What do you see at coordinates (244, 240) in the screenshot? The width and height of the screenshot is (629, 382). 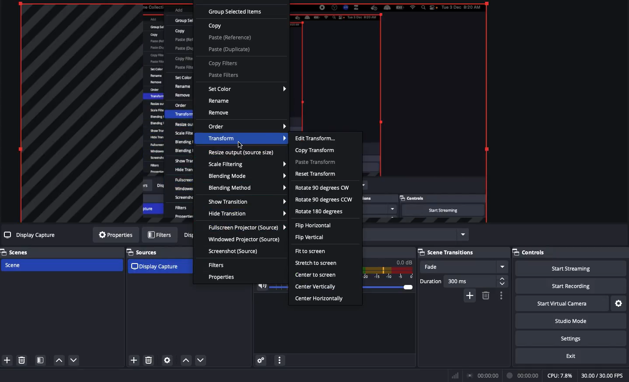 I see `Windowed projector` at bounding box center [244, 240].